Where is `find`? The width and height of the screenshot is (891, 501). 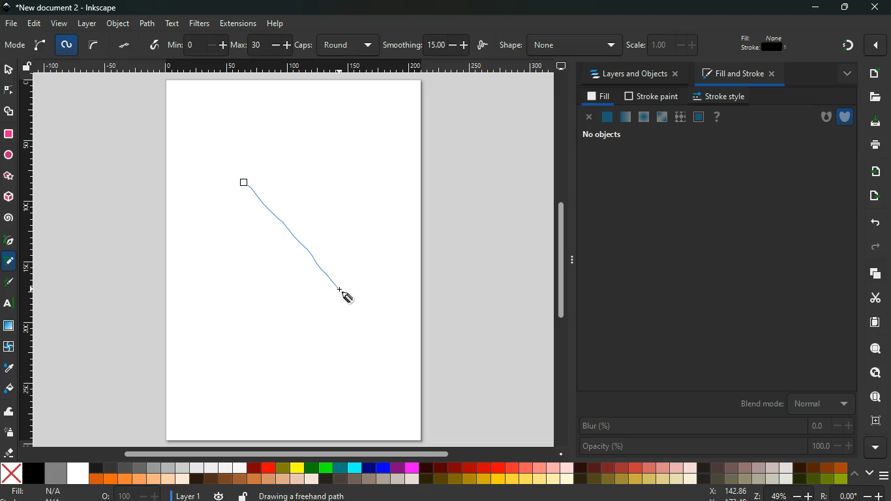
find is located at coordinates (874, 396).